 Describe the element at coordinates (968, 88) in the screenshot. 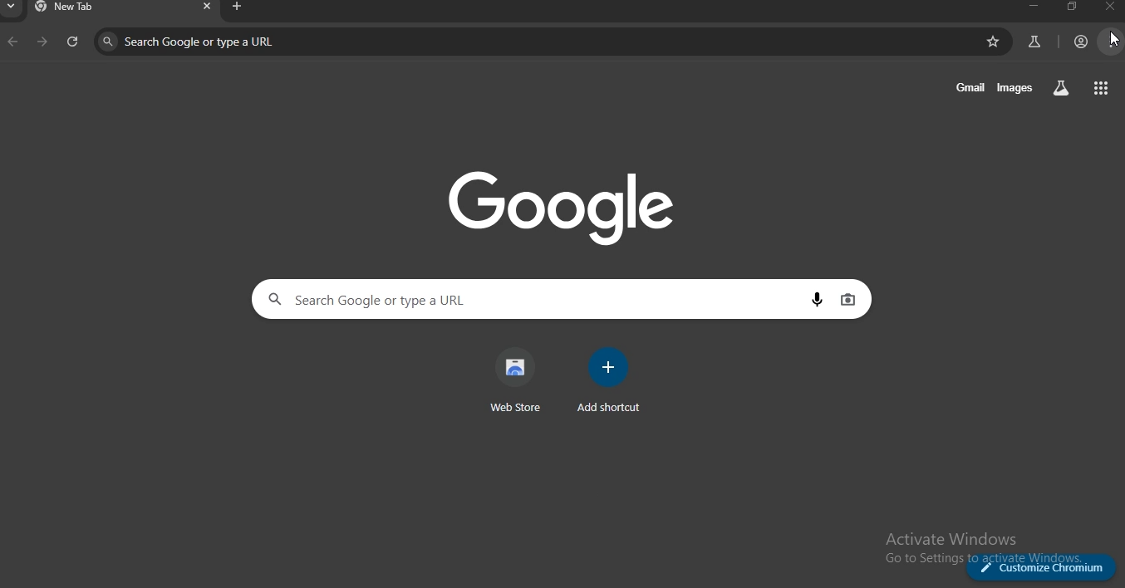

I see `gmail` at that location.